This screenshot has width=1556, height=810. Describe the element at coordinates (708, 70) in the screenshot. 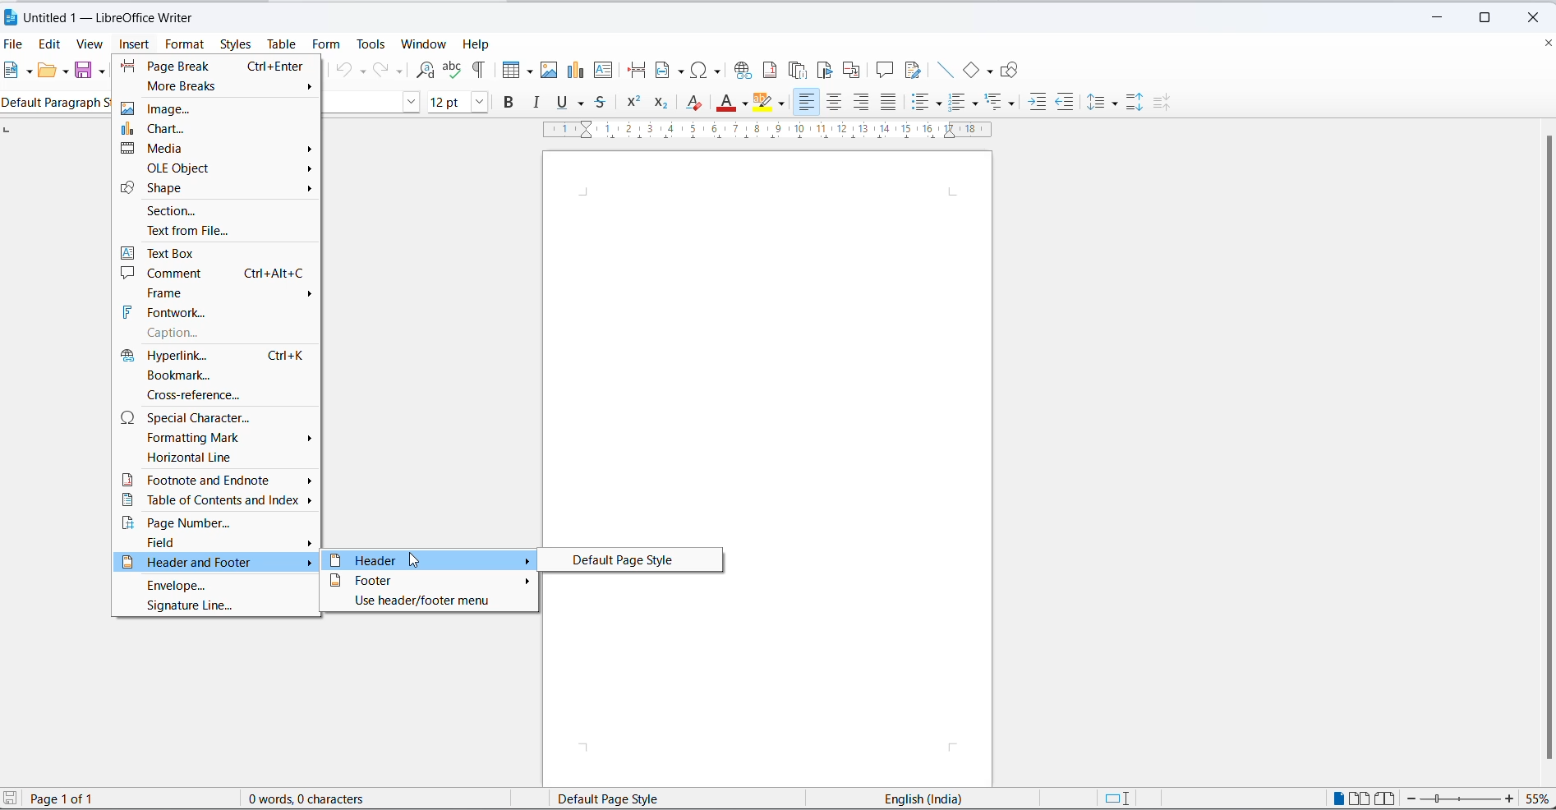

I see `insert special characters` at that location.